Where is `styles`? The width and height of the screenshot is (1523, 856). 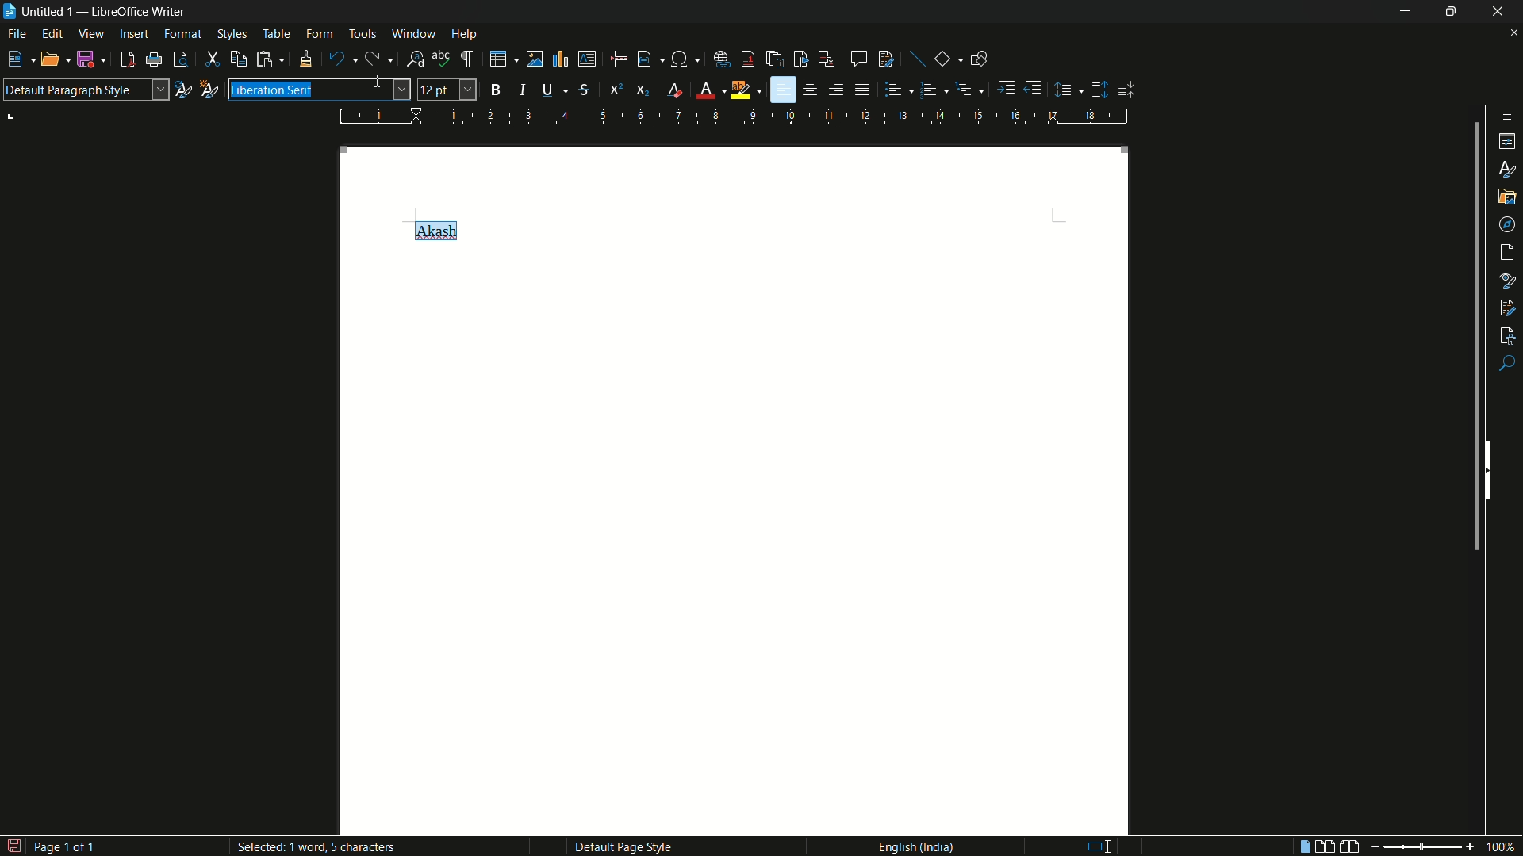
styles is located at coordinates (1509, 168).